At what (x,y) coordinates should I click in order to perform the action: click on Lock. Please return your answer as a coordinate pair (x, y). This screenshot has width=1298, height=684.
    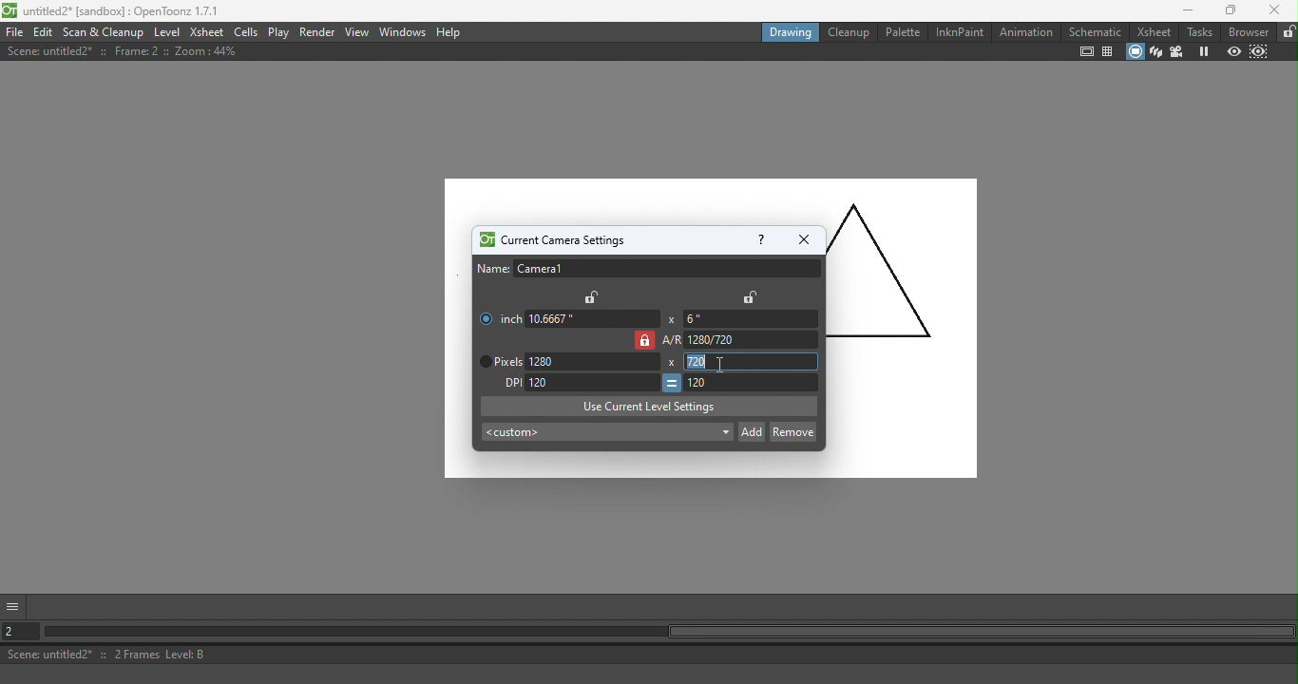
    Looking at the image, I should click on (750, 296).